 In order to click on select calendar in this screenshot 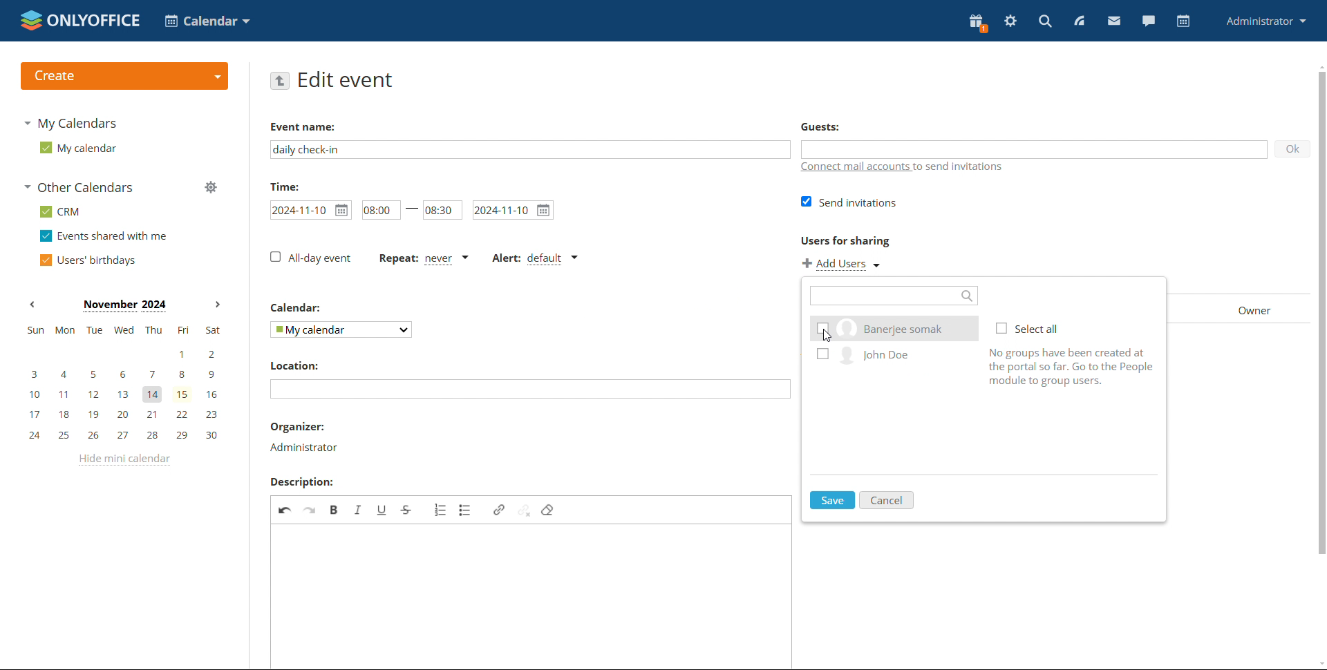, I will do `click(342, 329)`.